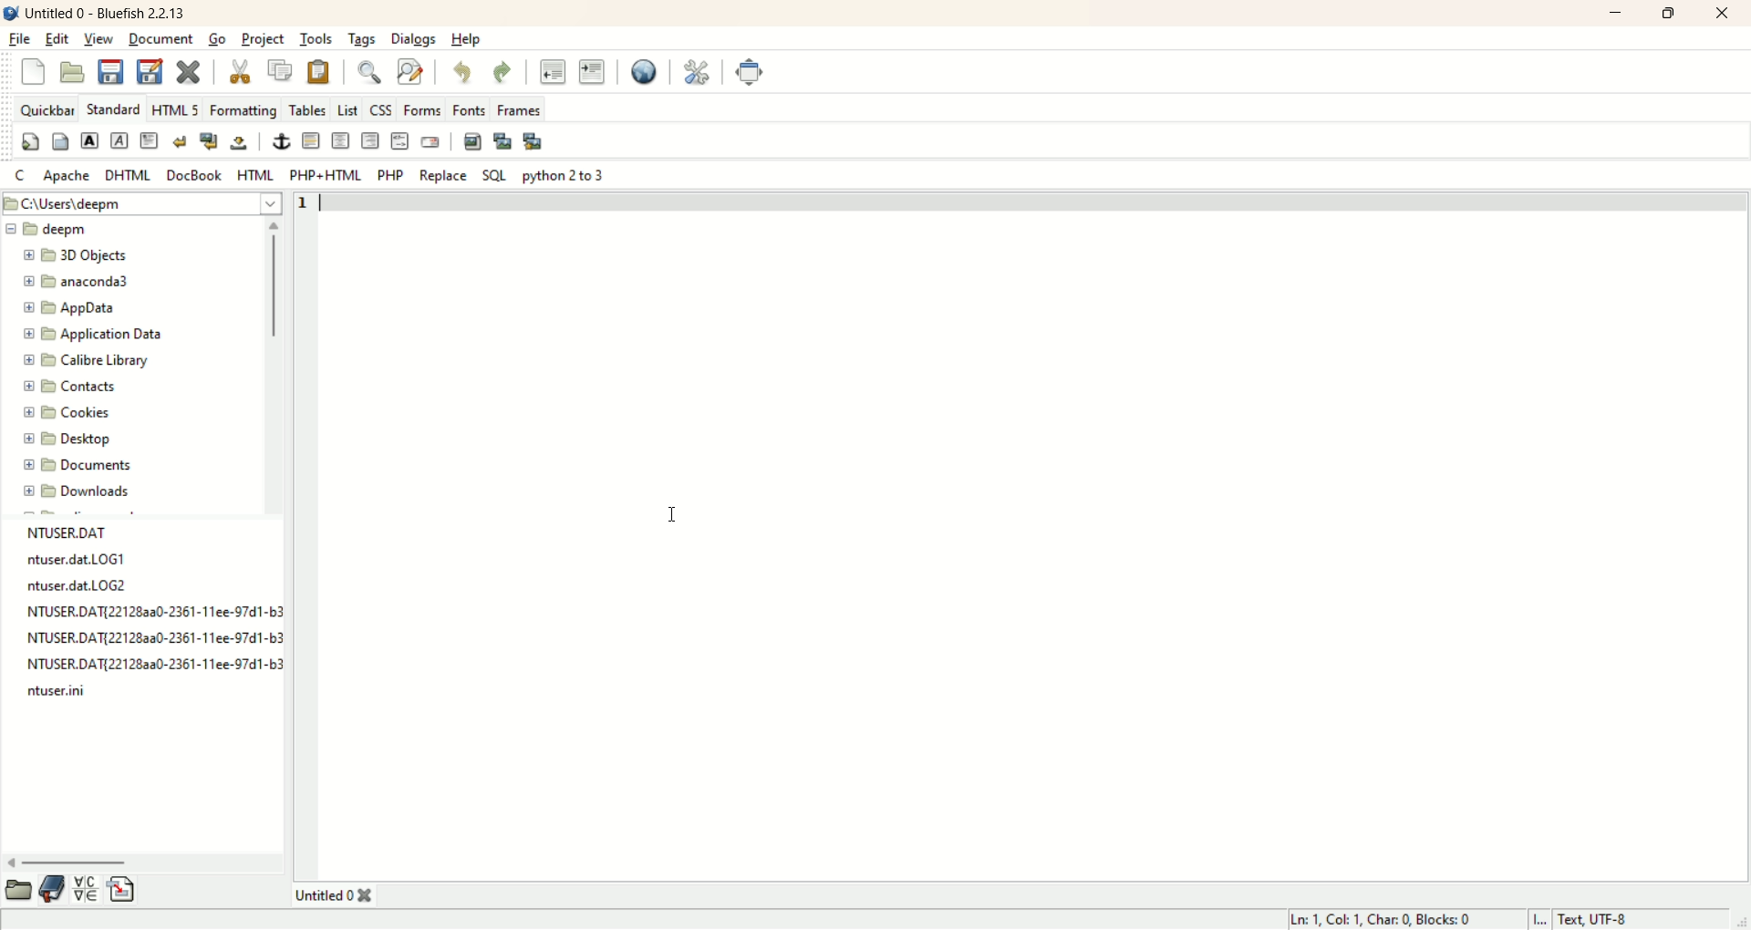  I want to click on email, so click(430, 143).